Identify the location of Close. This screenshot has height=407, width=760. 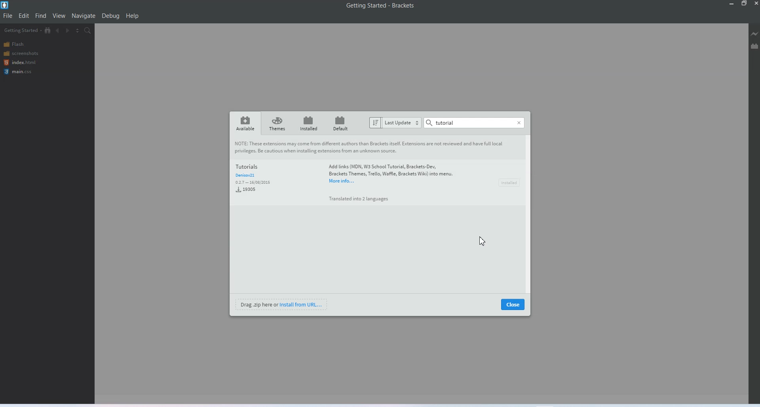
(513, 304).